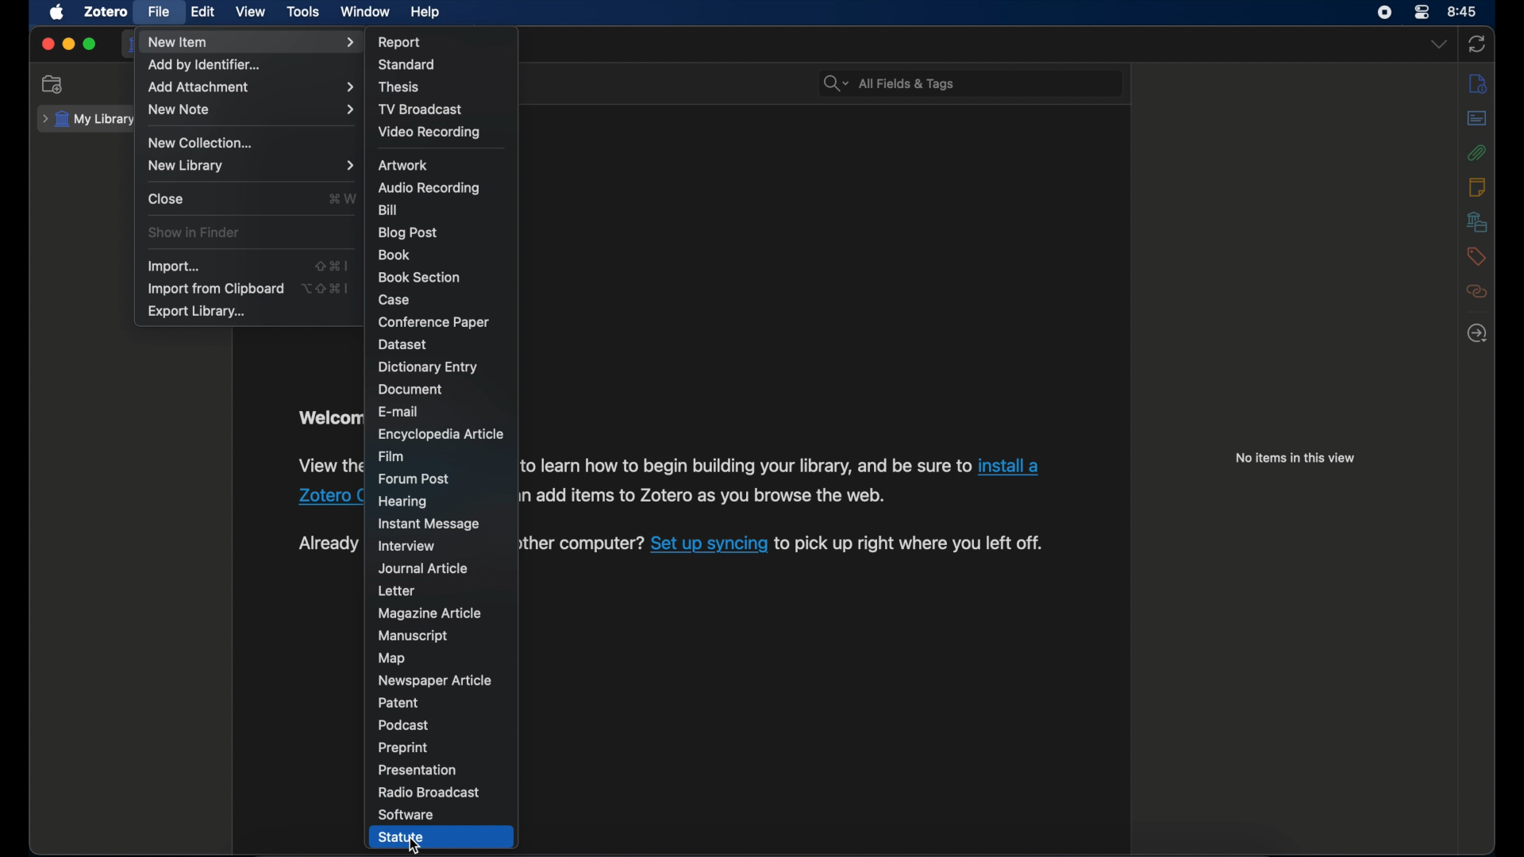  Describe the element at coordinates (1477, 186) in the screenshot. I see `notes` at that location.